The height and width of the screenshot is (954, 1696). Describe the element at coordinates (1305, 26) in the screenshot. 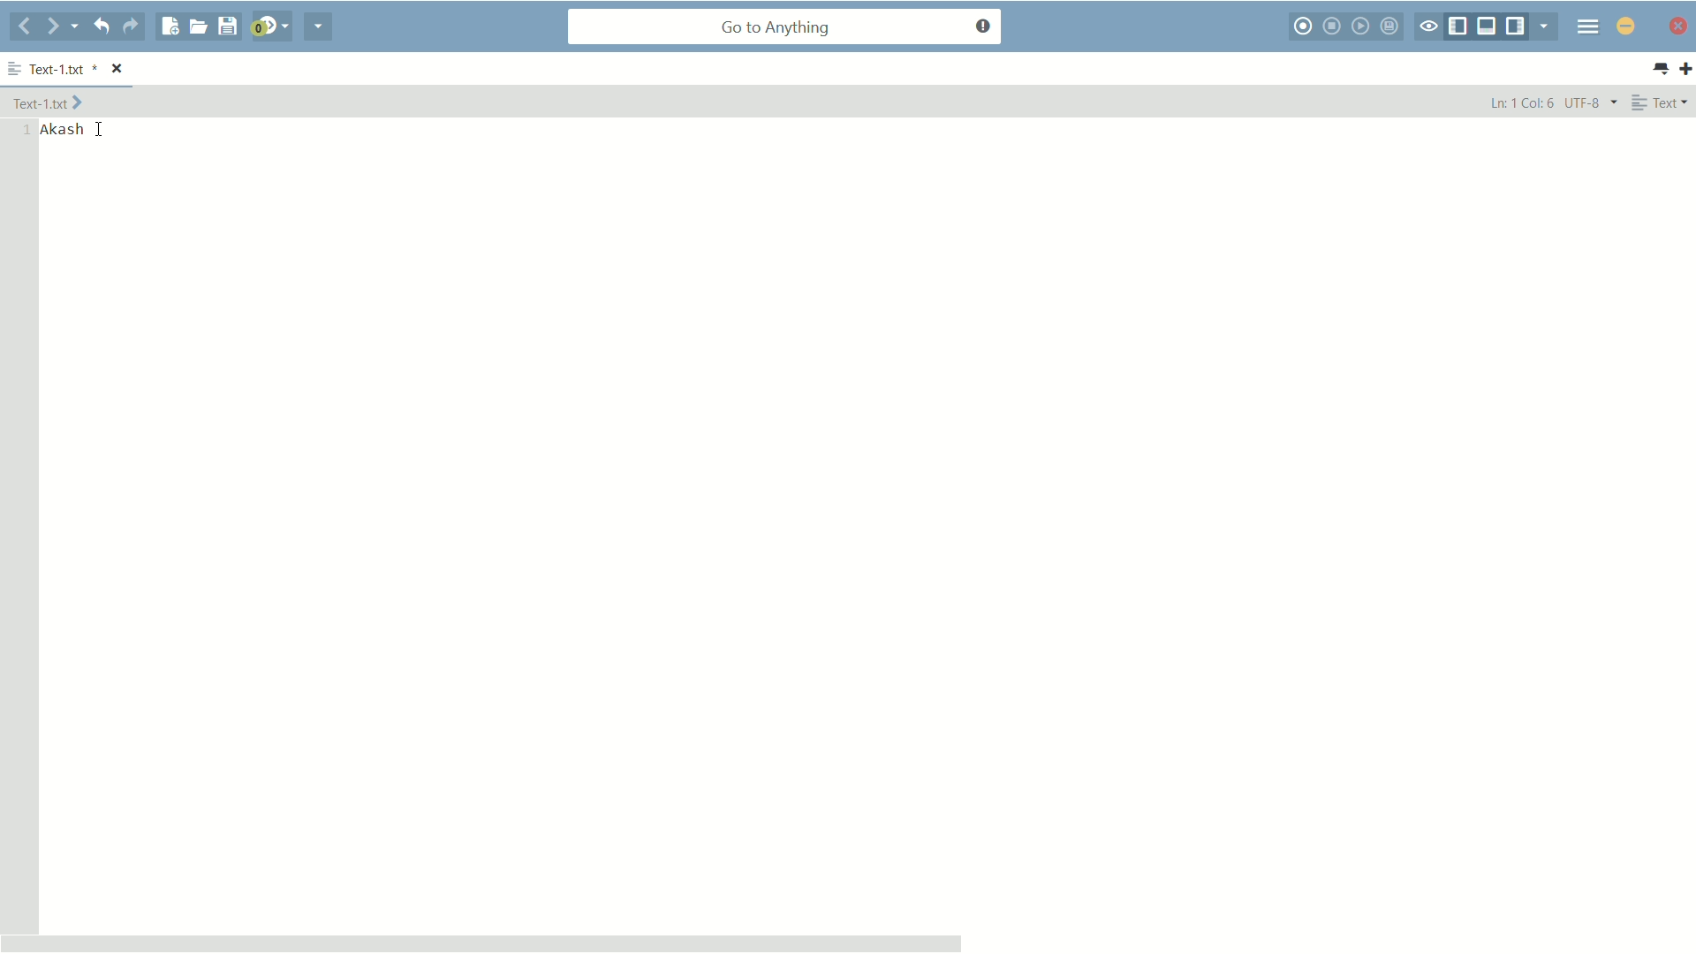

I see `record macro` at that location.